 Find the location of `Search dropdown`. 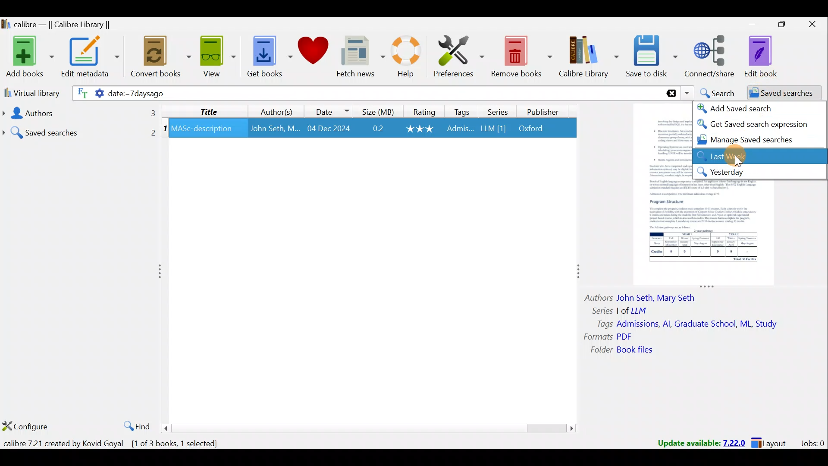

Search dropdown is located at coordinates (687, 93).